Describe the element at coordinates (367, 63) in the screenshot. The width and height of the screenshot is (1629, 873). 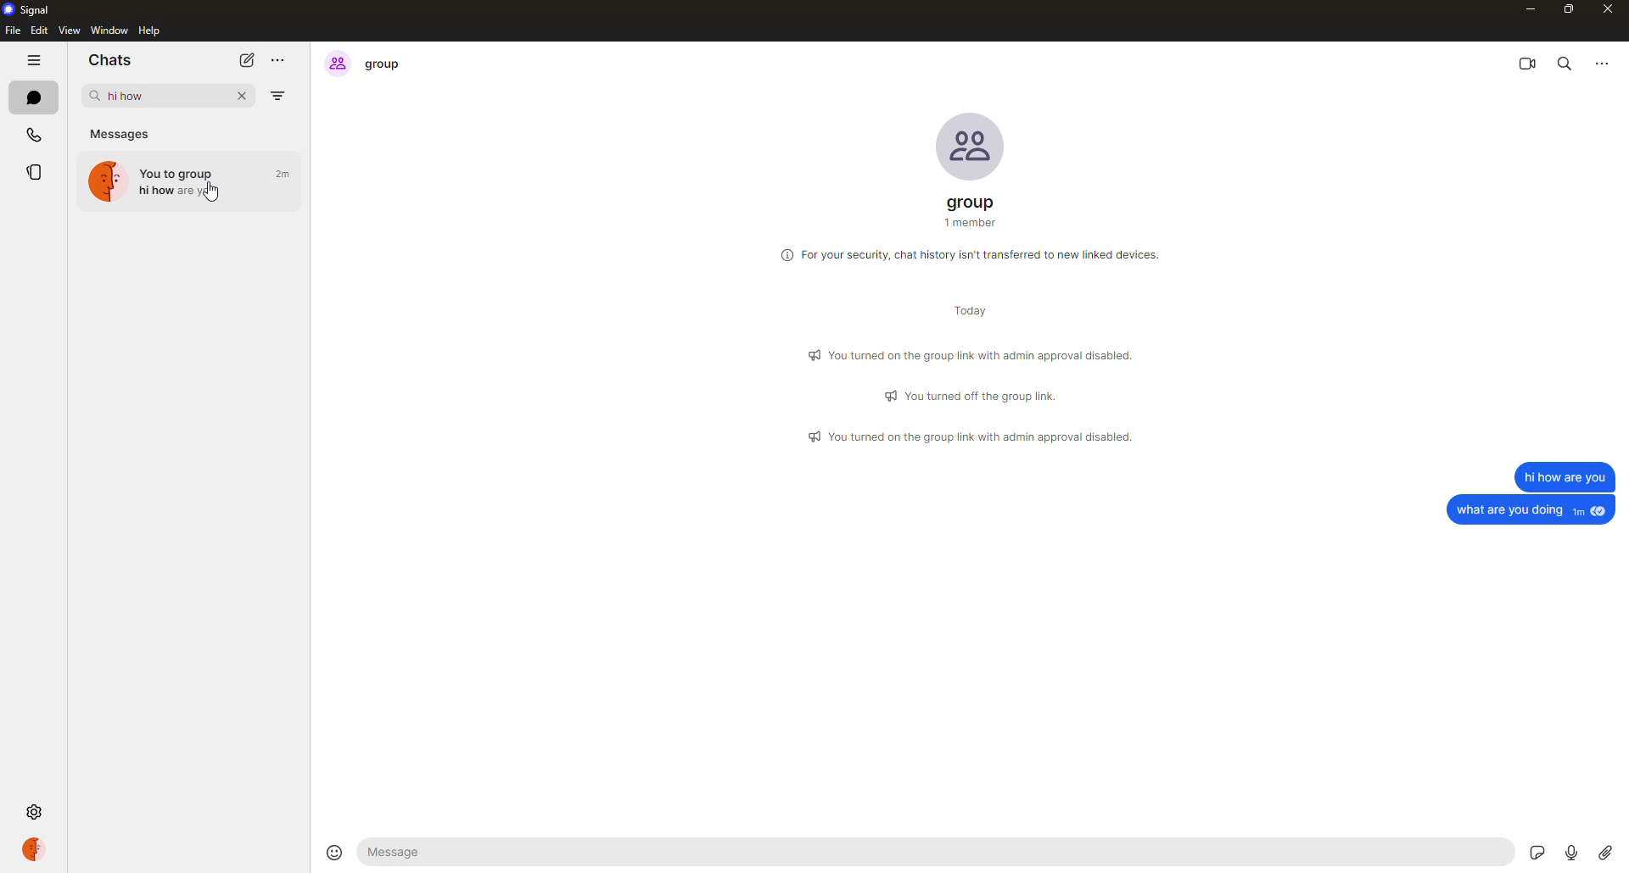
I see `group` at that location.